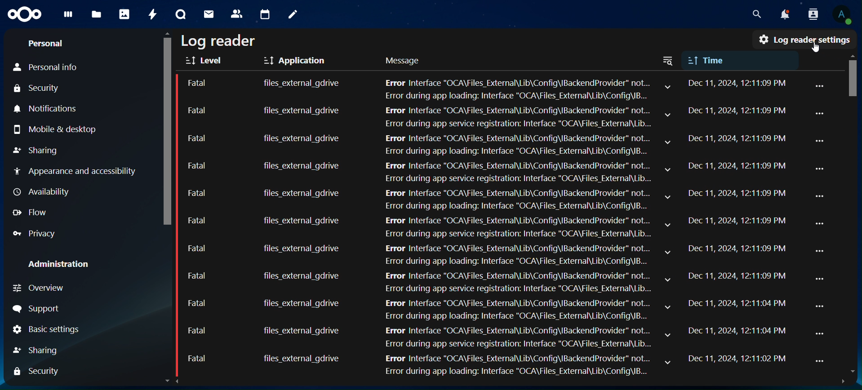 The height and width of the screenshot is (390, 862). What do you see at coordinates (124, 15) in the screenshot?
I see `photos` at bounding box center [124, 15].